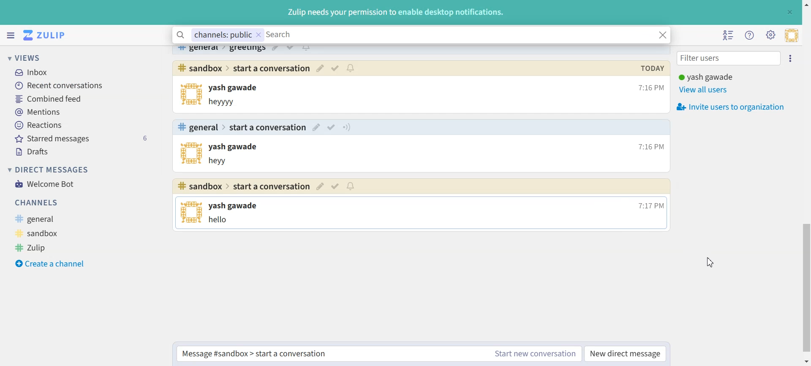  What do you see at coordinates (275, 49) in the screenshot?
I see `Edit topic` at bounding box center [275, 49].